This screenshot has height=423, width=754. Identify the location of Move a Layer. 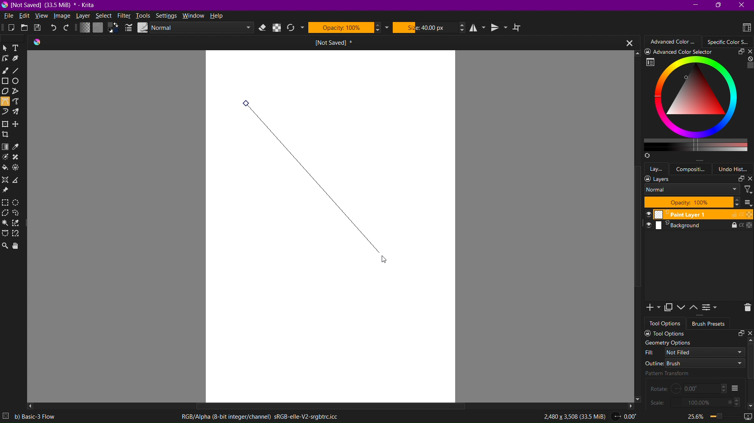
(18, 124).